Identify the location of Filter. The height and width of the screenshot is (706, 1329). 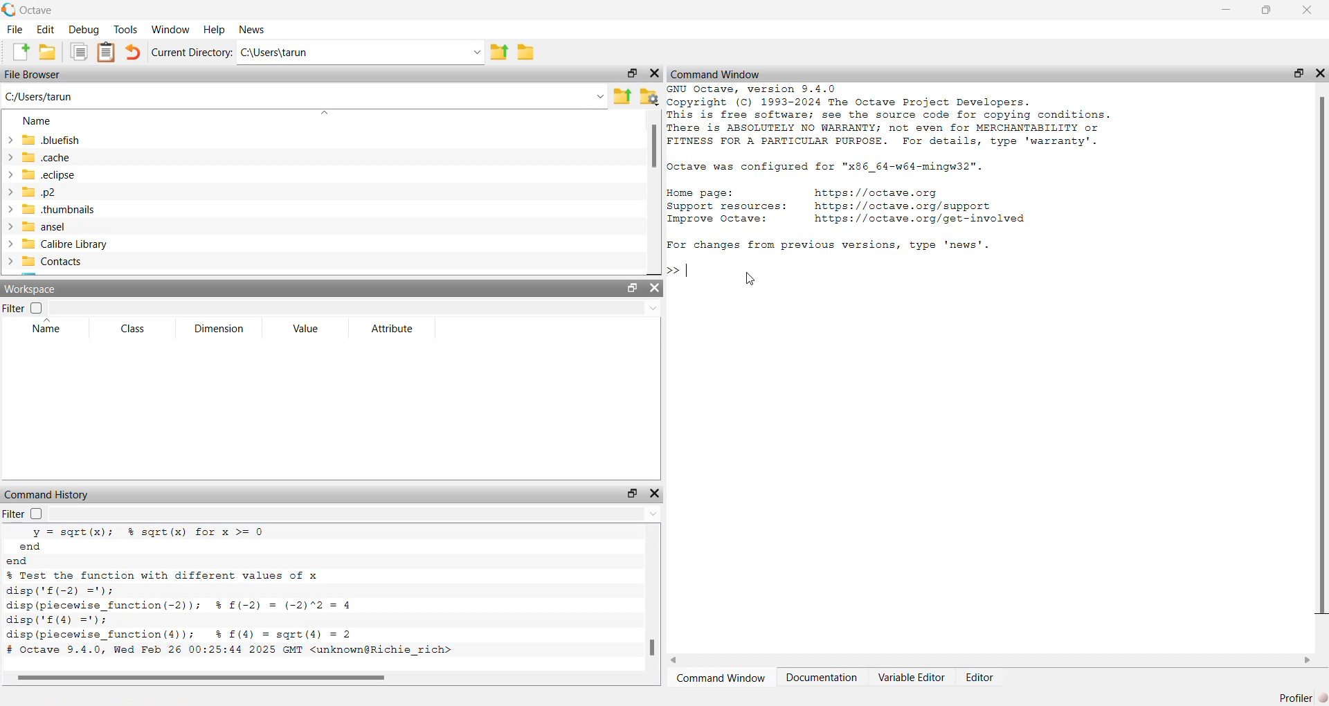
(24, 309).